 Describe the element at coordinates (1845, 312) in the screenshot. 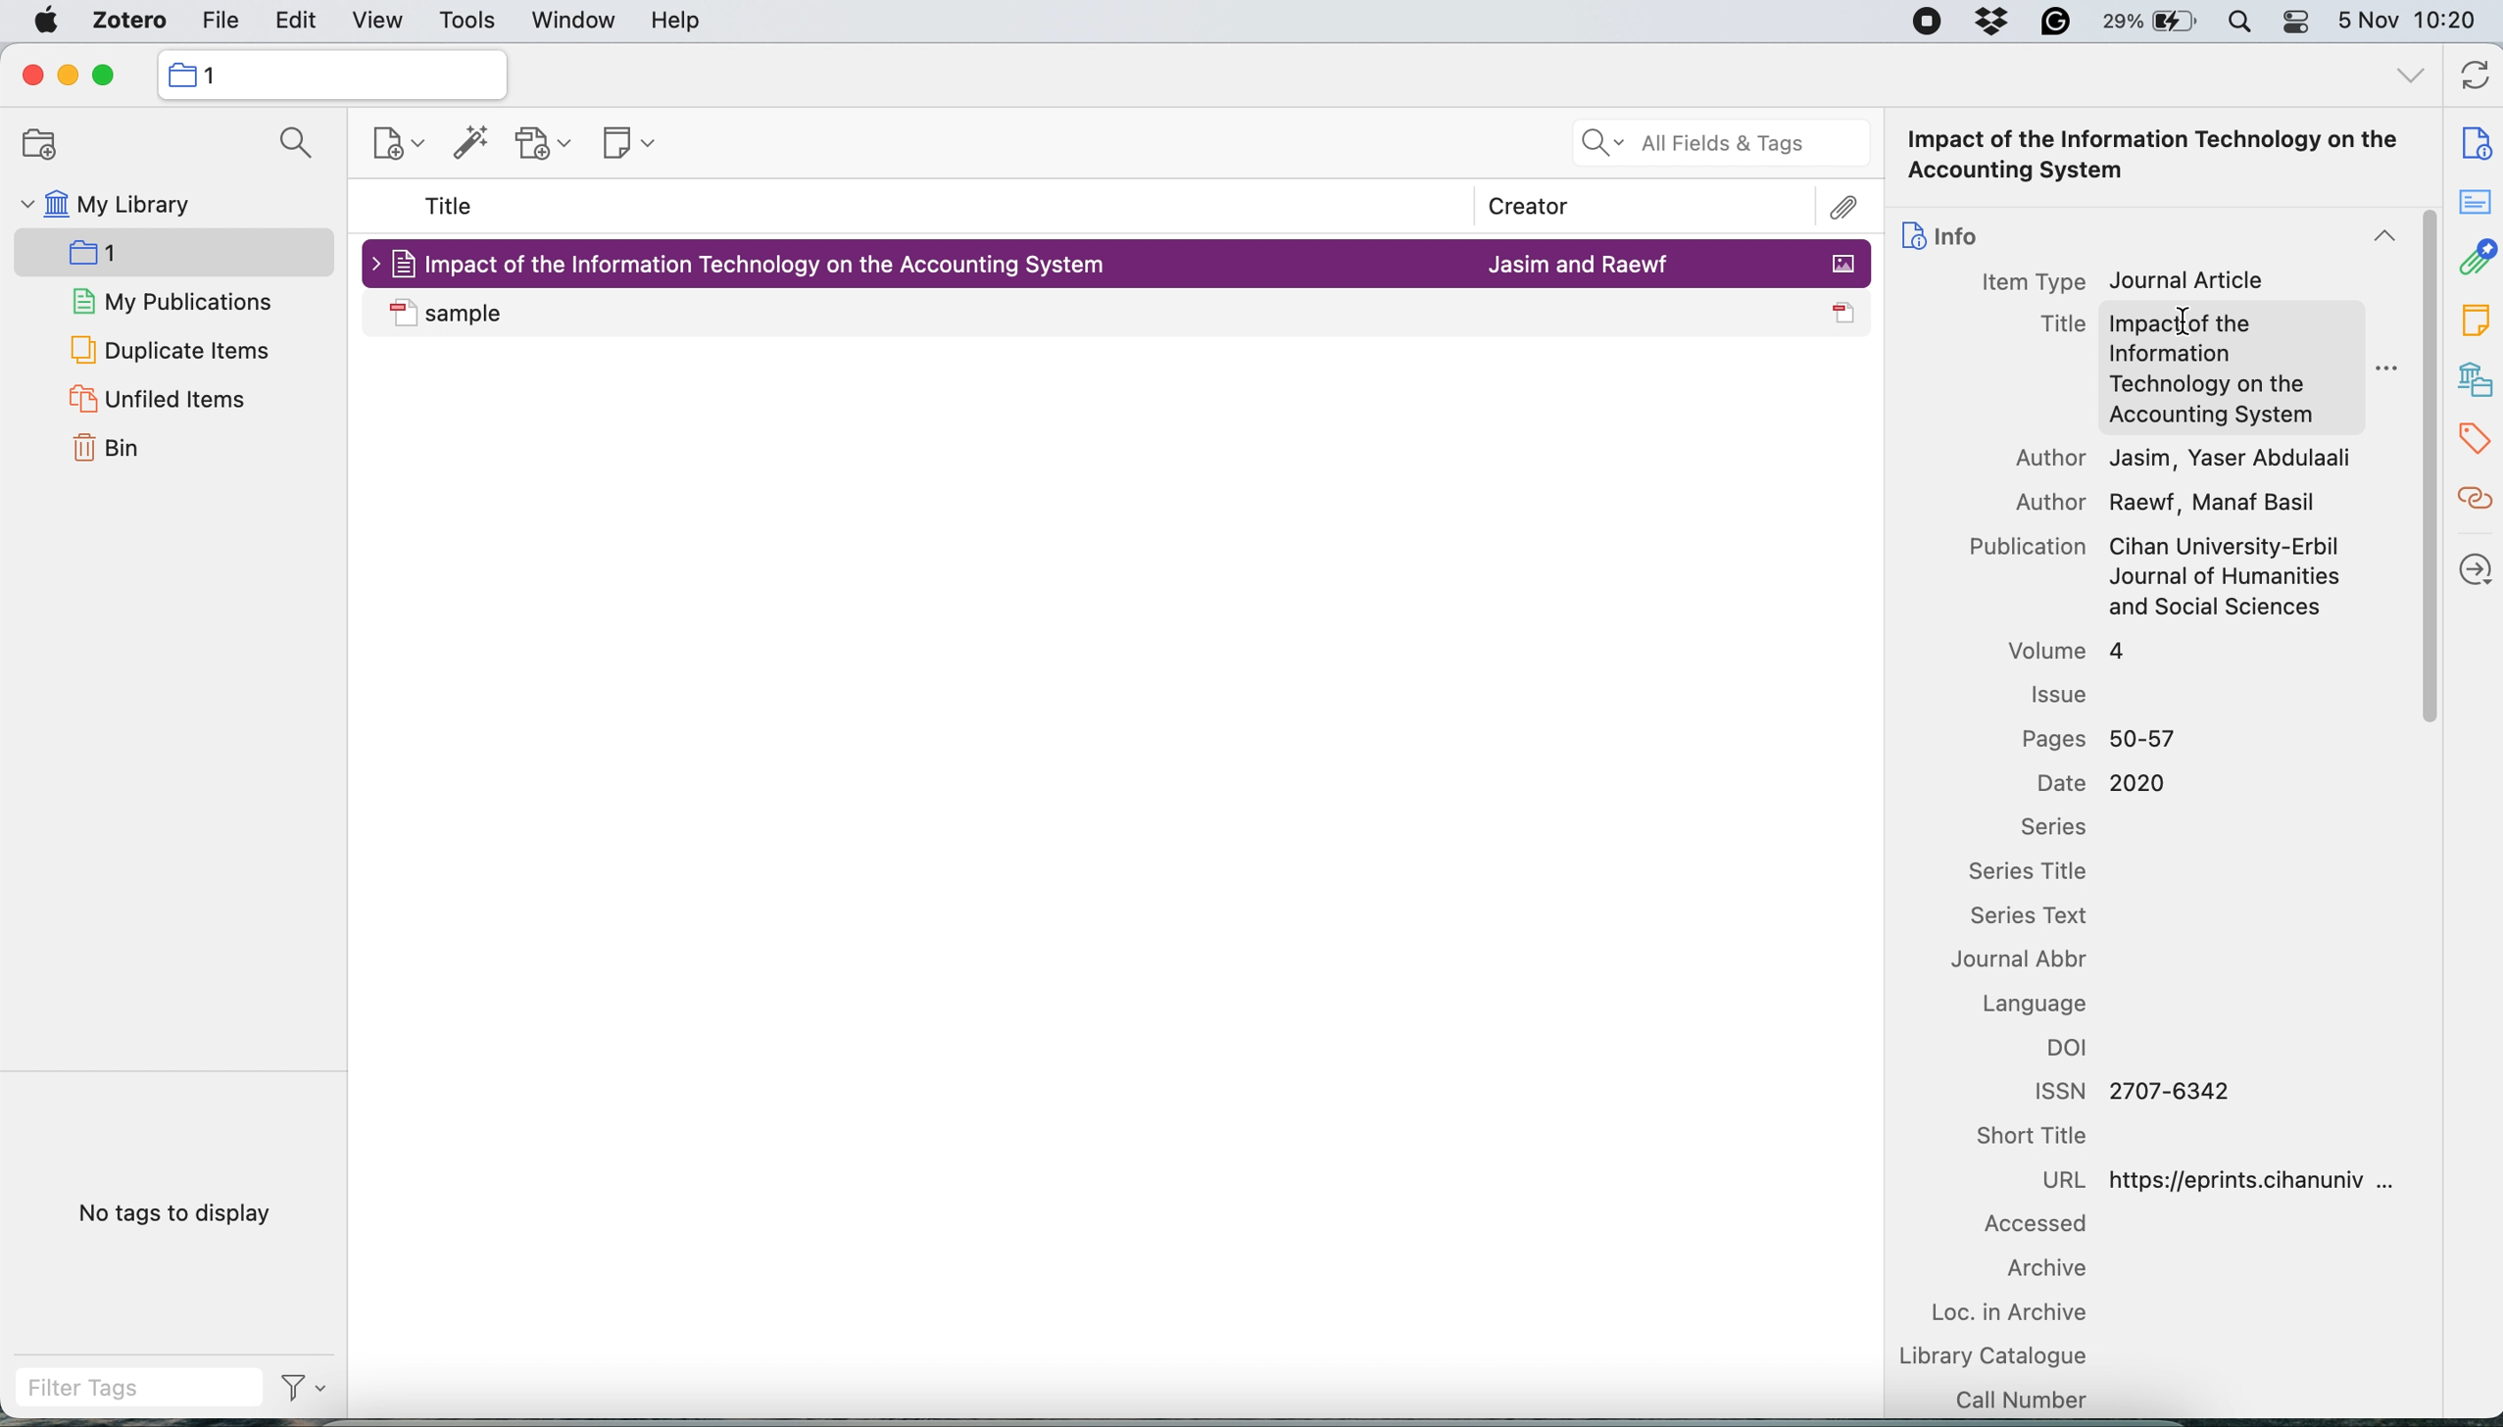

I see `icon` at that location.